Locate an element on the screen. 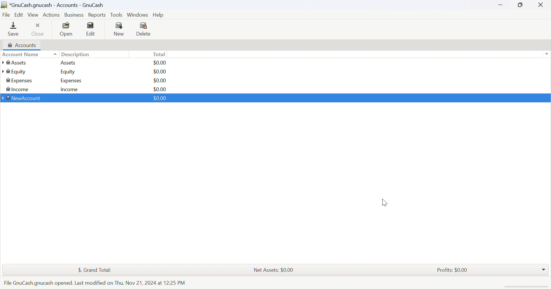 This screenshot has width=551, height=289. Business is located at coordinates (75, 15).